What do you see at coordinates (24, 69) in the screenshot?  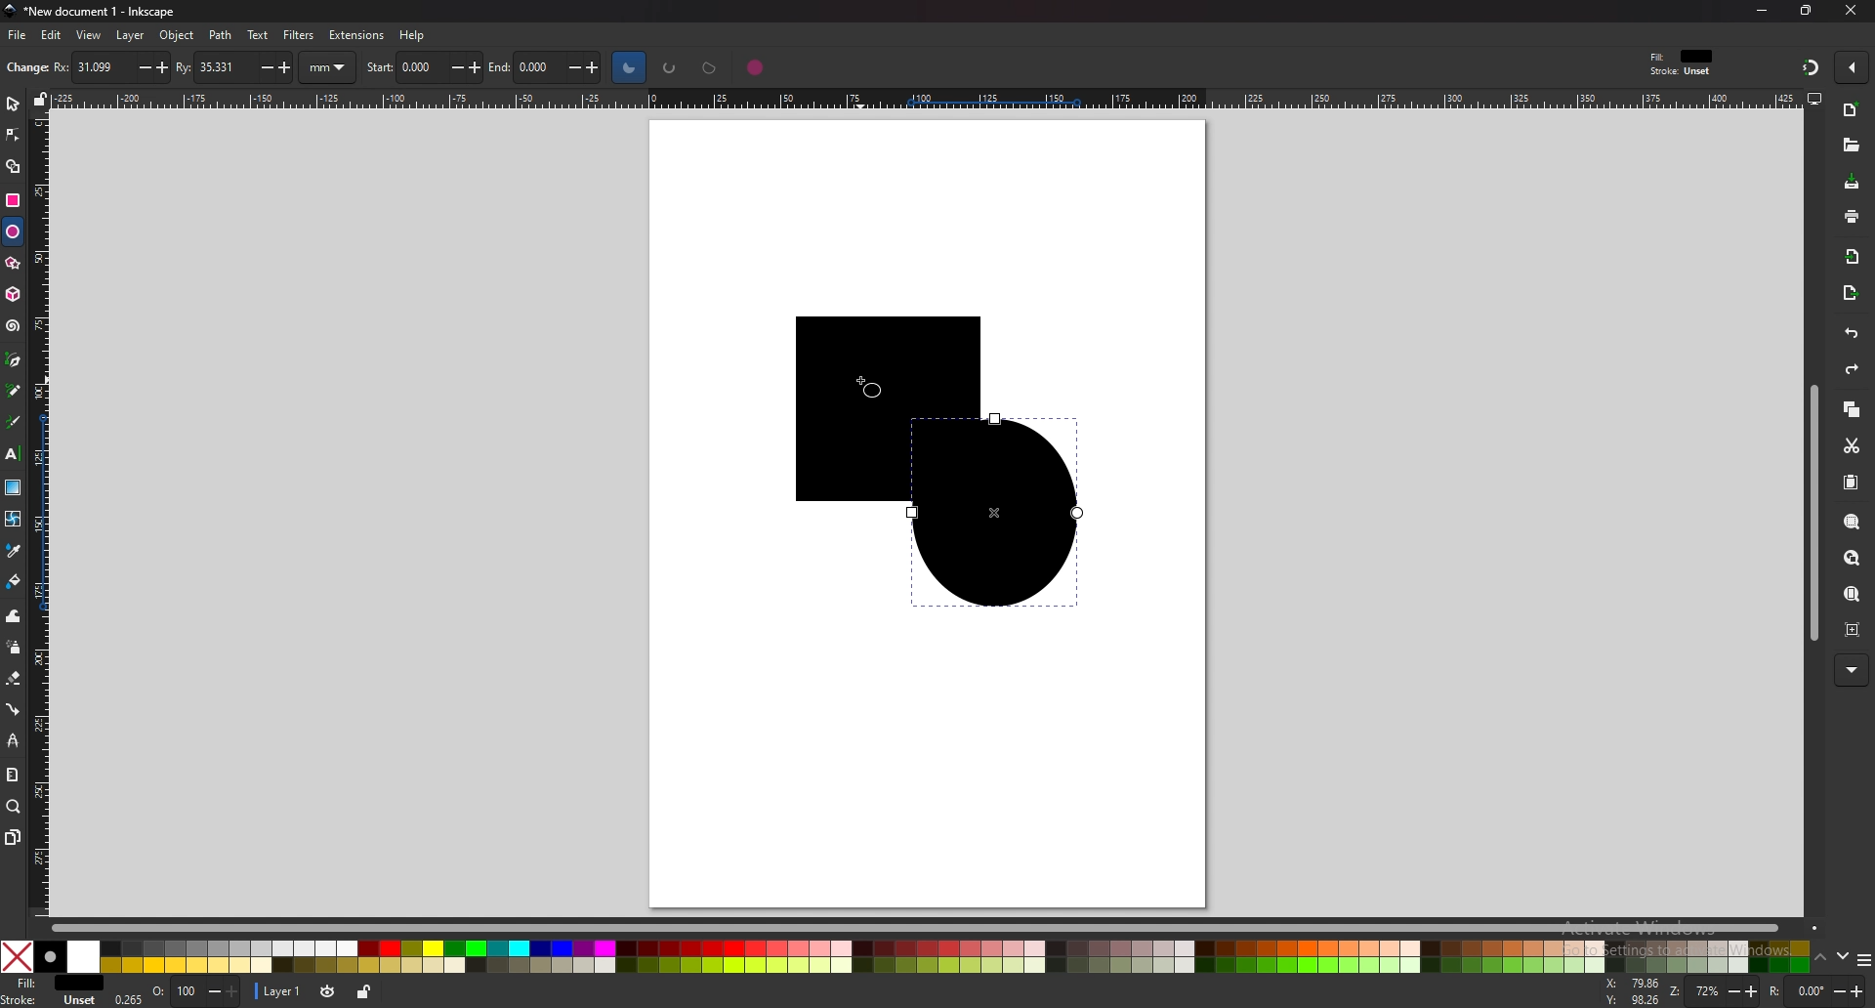 I see `new` at bounding box center [24, 69].